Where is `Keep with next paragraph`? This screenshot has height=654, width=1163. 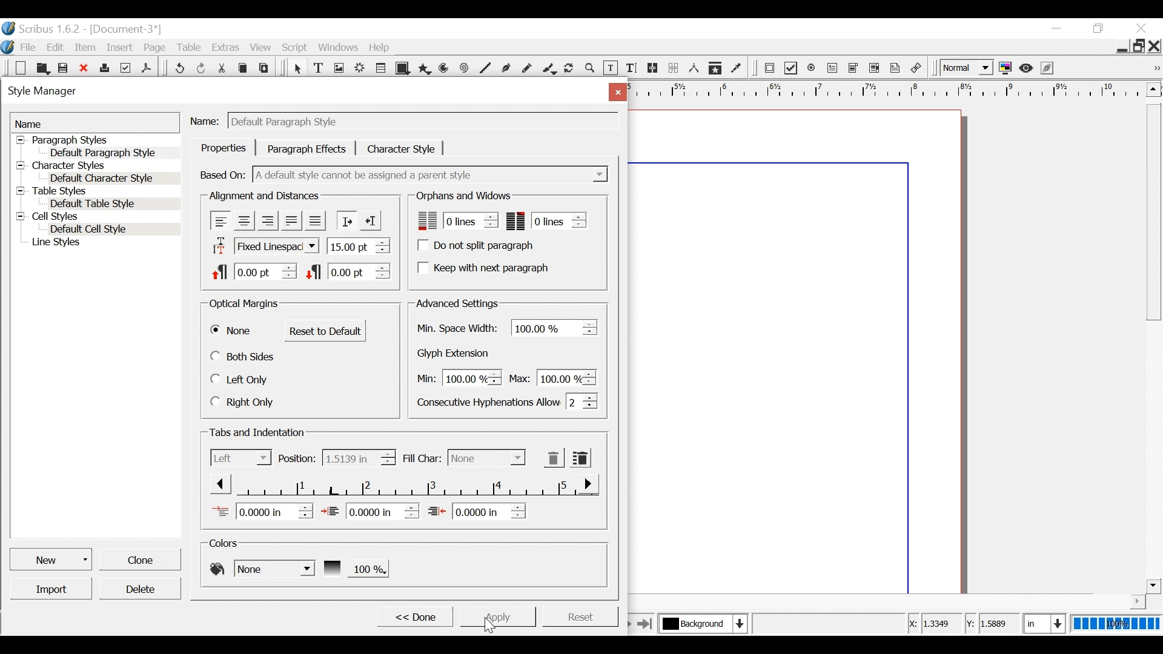 Keep with next paragraph is located at coordinates (482, 267).